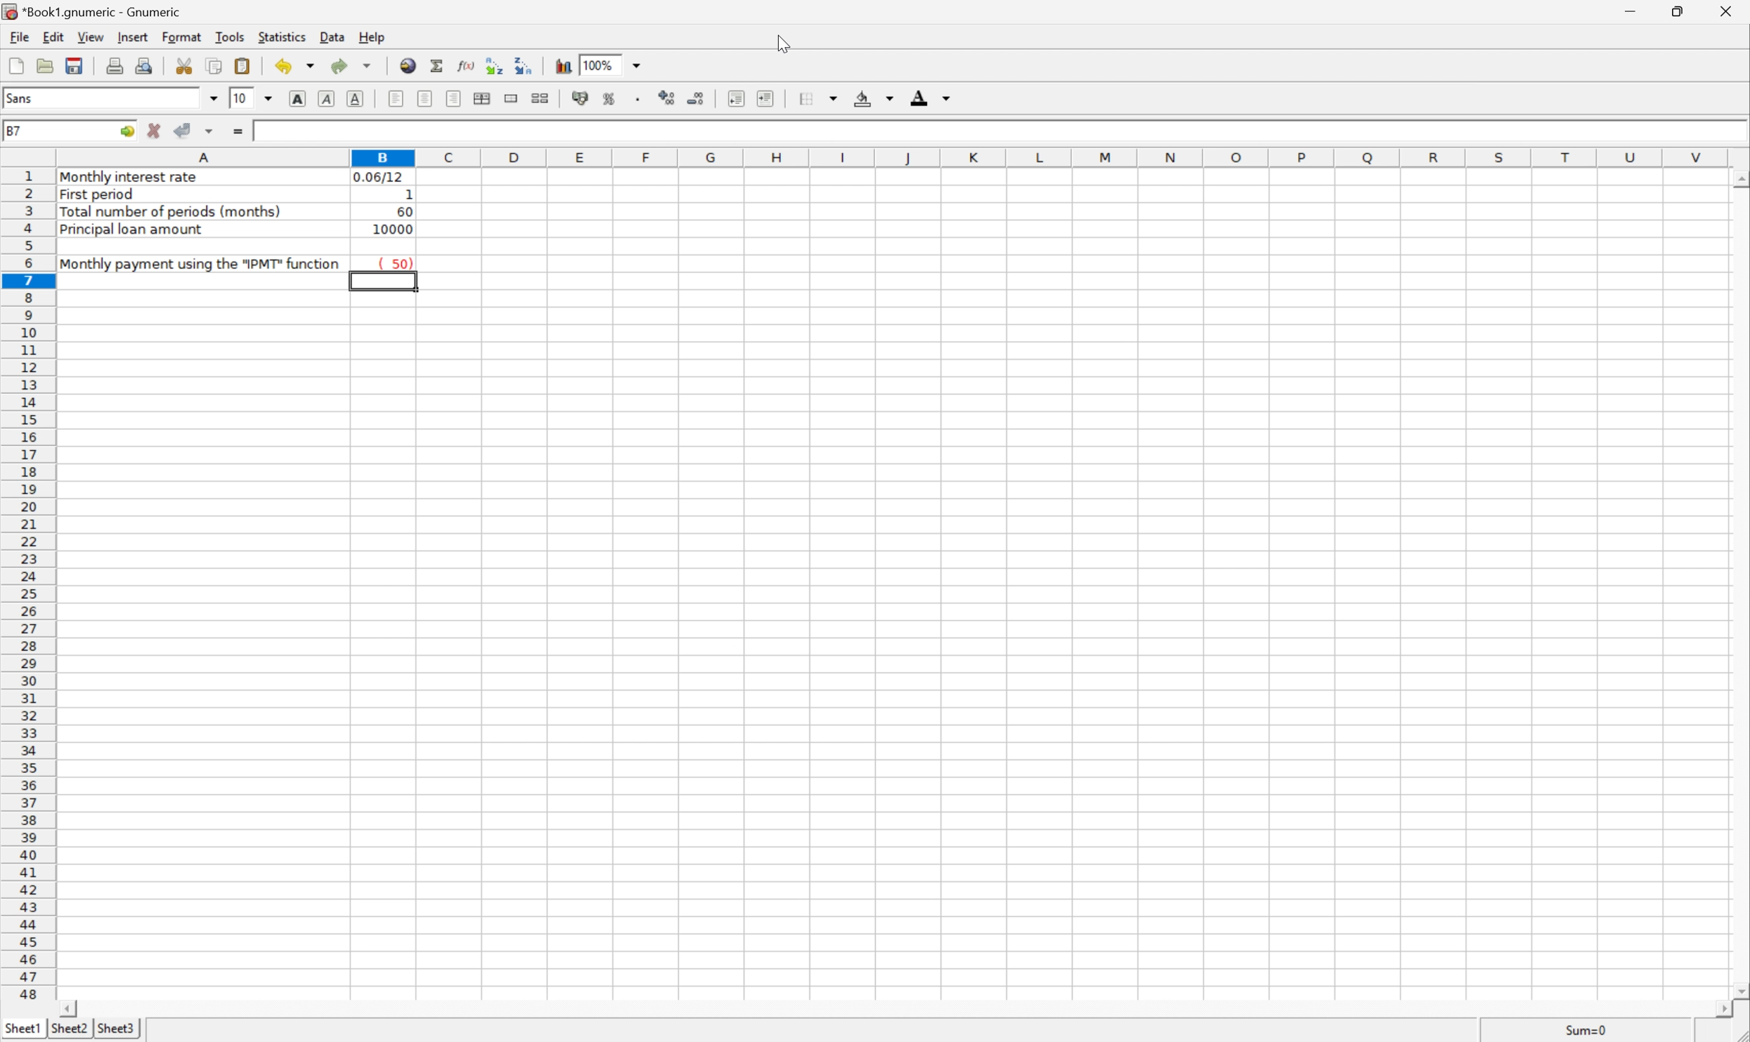  What do you see at coordinates (236, 131) in the screenshot?
I see `Enter formula` at bounding box center [236, 131].